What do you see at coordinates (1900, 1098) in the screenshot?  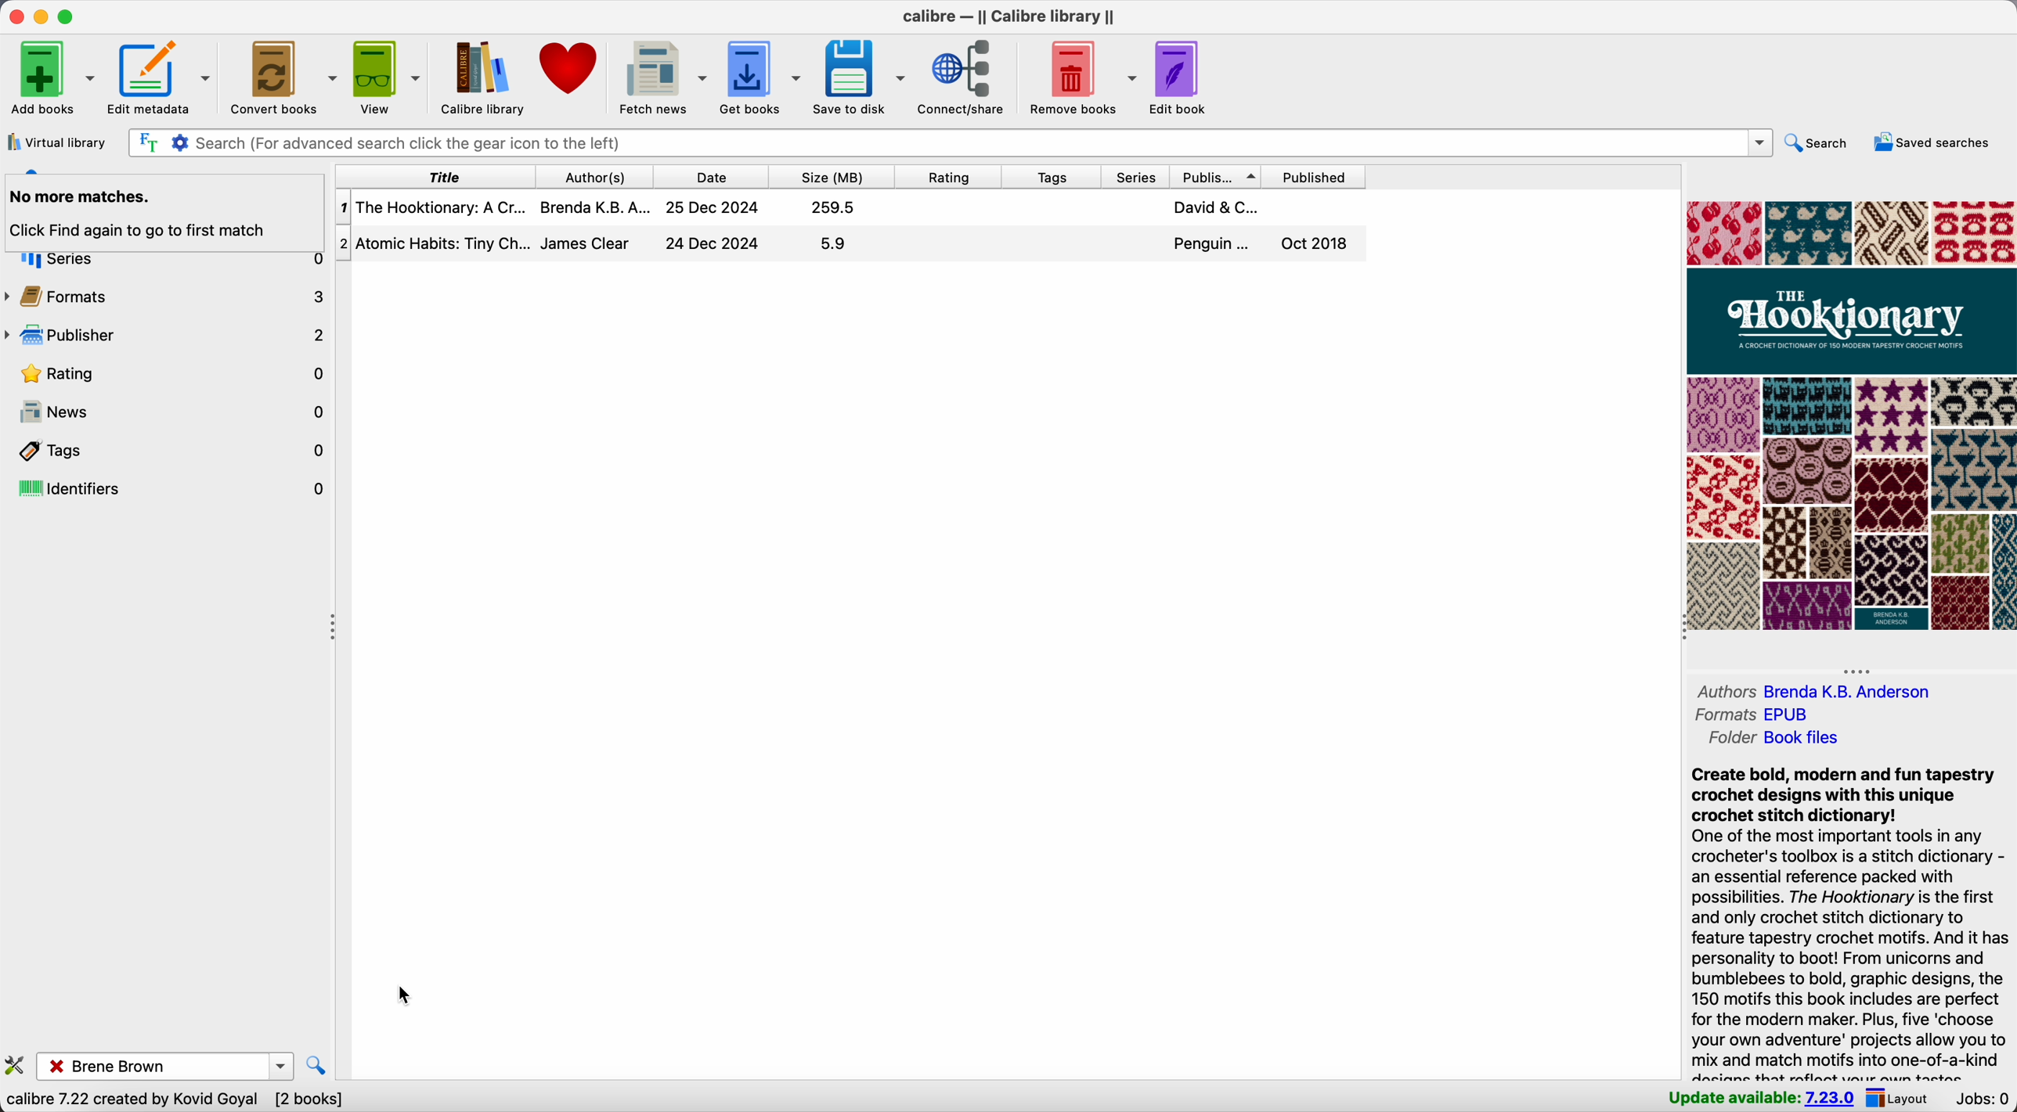 I see `layout` at bounding box center [1900, 1098].